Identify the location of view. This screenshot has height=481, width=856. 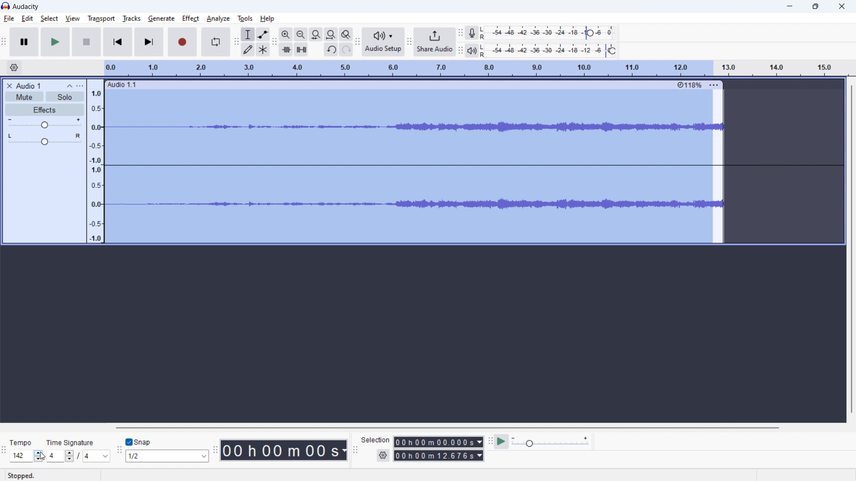
(73, 18).